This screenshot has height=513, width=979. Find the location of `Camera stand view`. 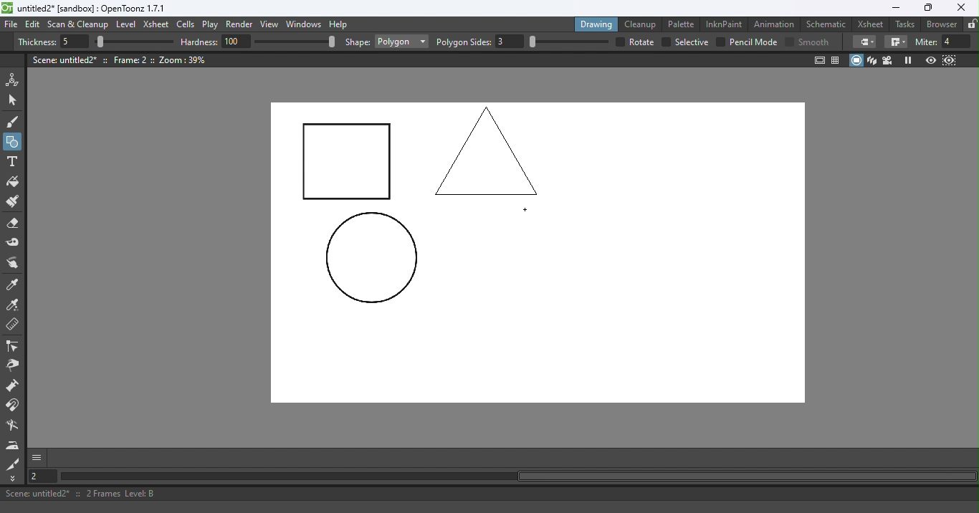

Camera stand view is located at coordinates (857, 60).